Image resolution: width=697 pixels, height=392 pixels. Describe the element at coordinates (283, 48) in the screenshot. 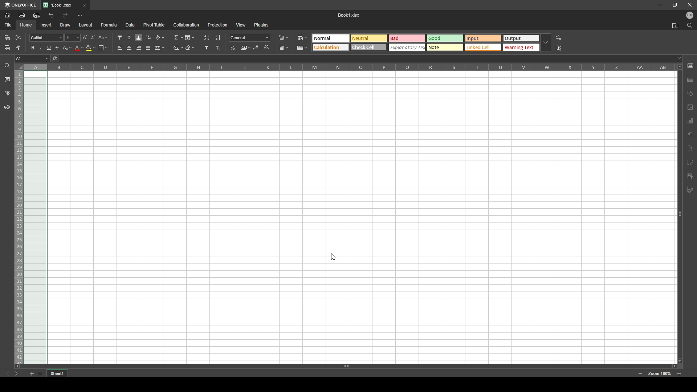

I see `delete cells` at that location.